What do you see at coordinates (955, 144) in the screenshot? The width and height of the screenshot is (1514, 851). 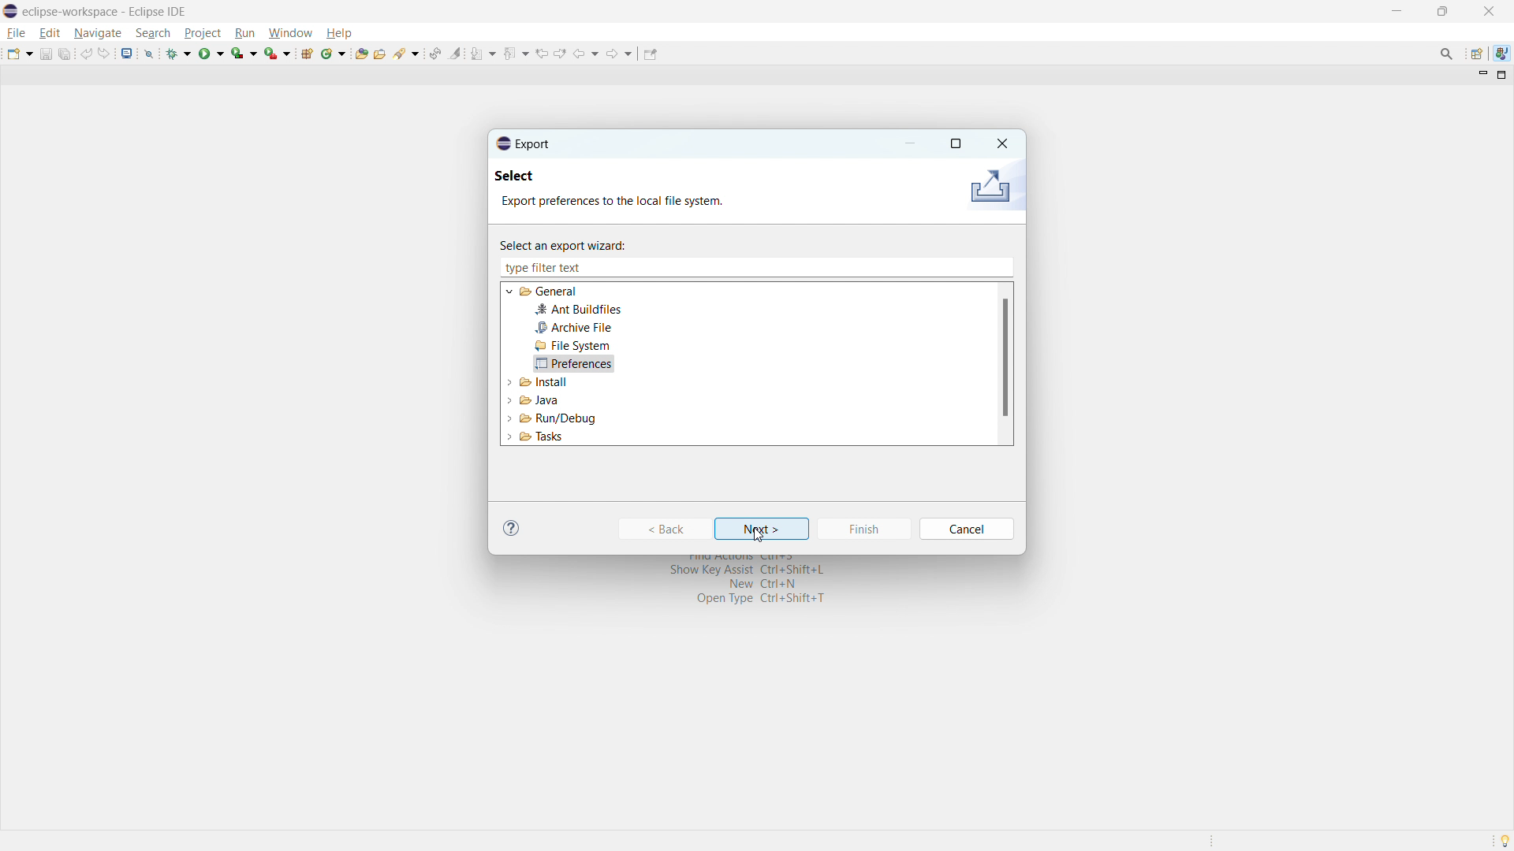 I see `maximize dialogbox` at bounding box center [955, 144].